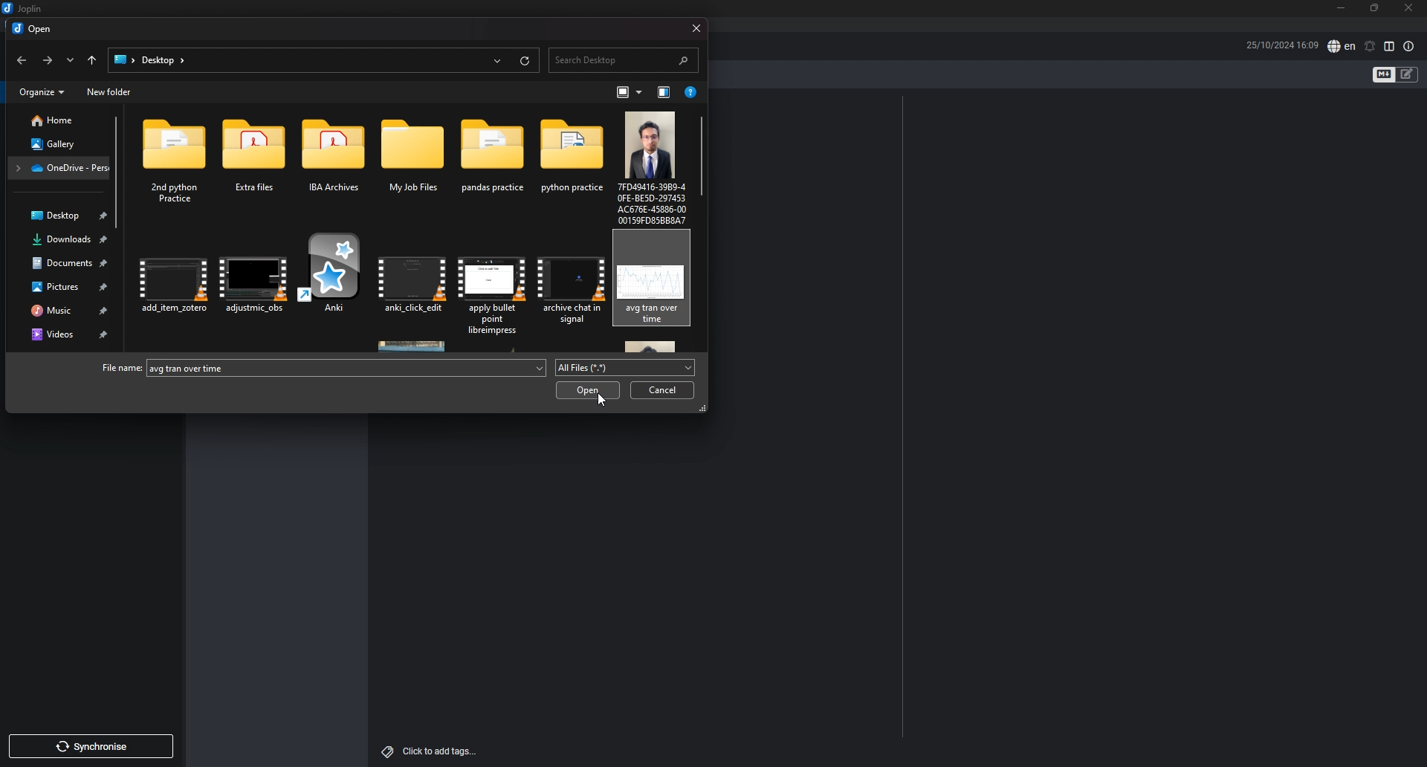 The width and height of the screenshot is (1427, 767). Describe the element at coordinates (690, 93) in the screenshot. I see `get help` at that location.